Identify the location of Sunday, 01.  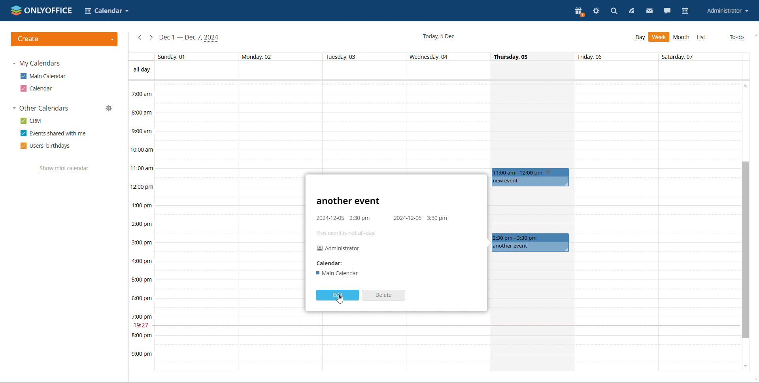
(174, 56).